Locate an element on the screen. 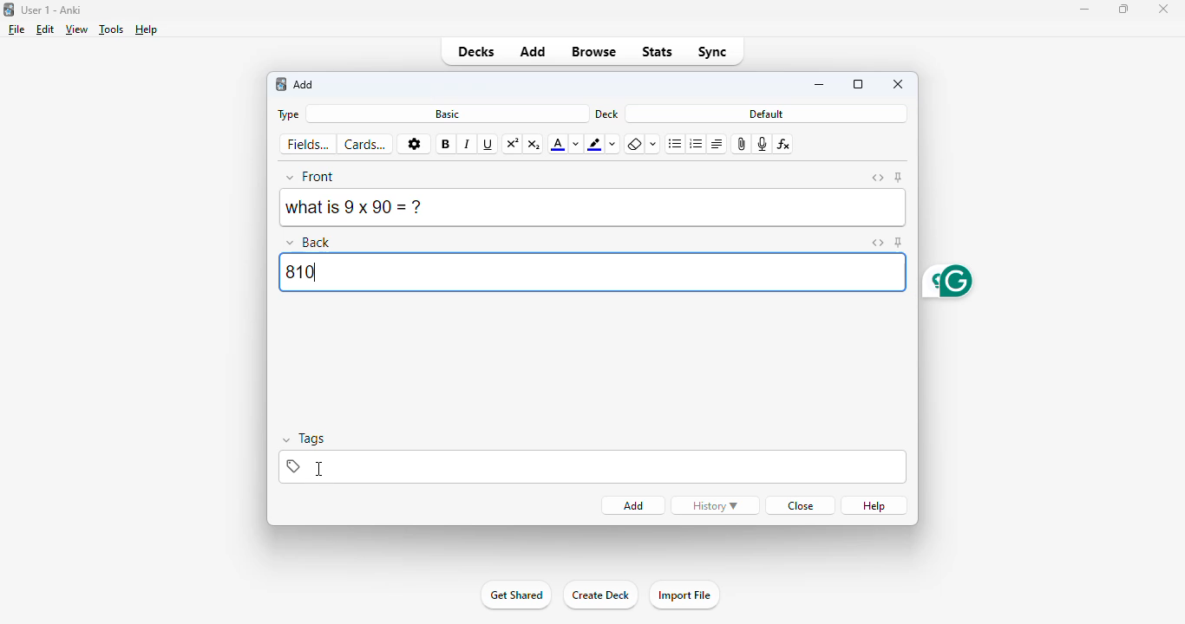  unordered list is located at coordinates (676, 145).